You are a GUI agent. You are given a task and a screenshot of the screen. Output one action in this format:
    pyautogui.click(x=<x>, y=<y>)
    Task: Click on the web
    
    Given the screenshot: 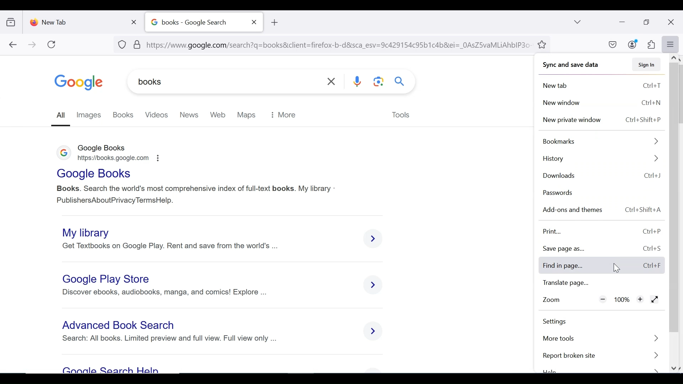 What is the action you would take?
    pyautogui.click(x=218, y=114)
    